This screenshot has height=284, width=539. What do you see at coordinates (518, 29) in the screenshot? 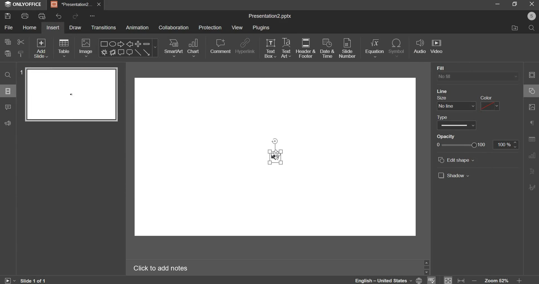
I see `file location` at bounding box center [518, 29].